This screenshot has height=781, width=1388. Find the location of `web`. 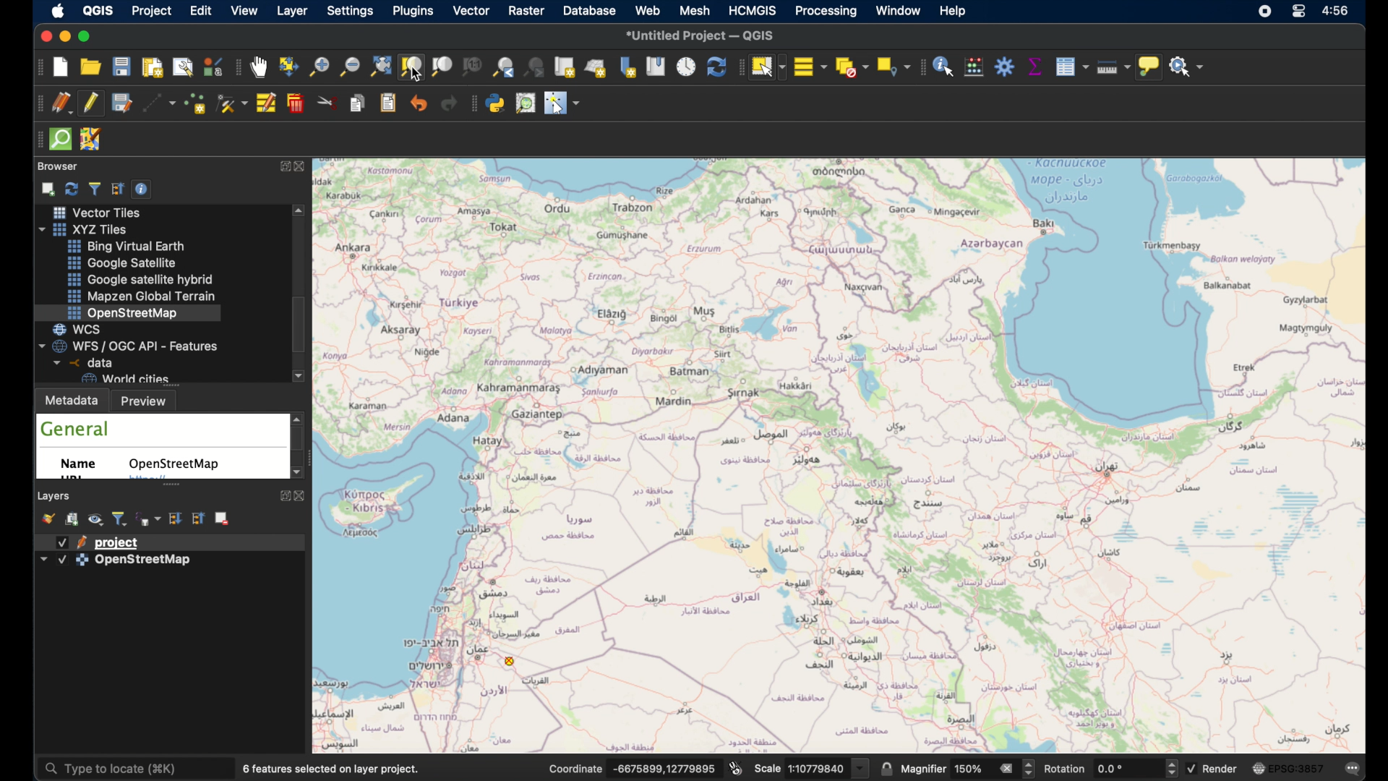

web is located at coordinates (648, 10).